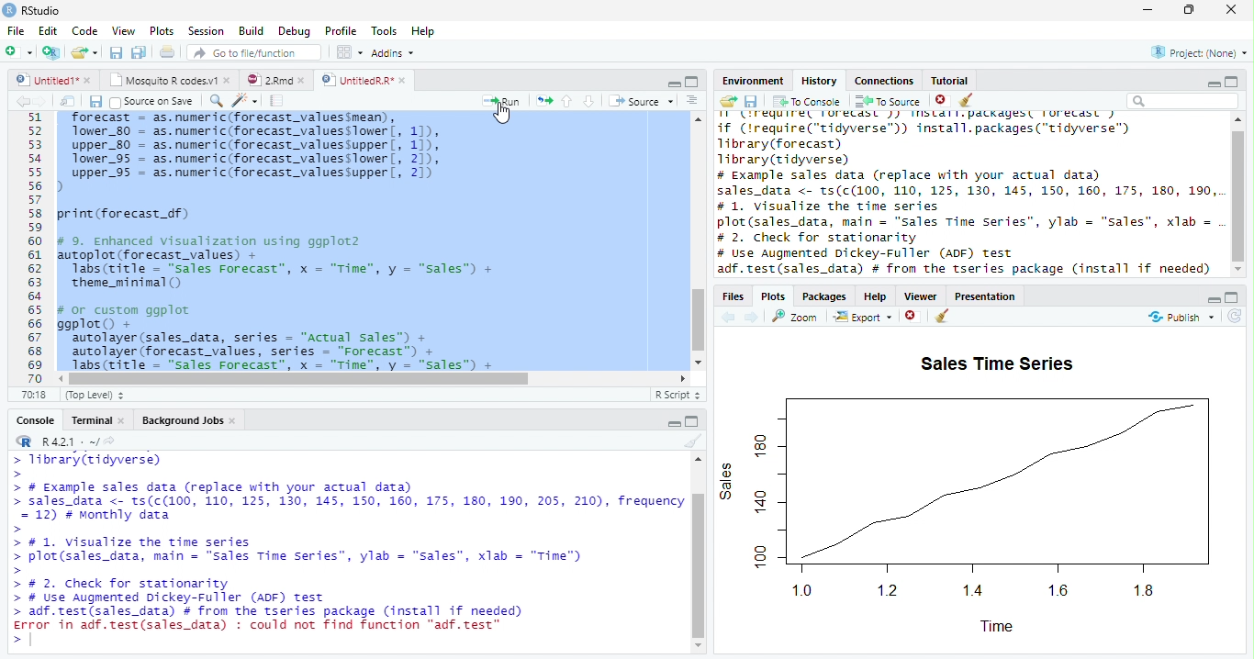  I want to click on To Console, so click(808, 102).